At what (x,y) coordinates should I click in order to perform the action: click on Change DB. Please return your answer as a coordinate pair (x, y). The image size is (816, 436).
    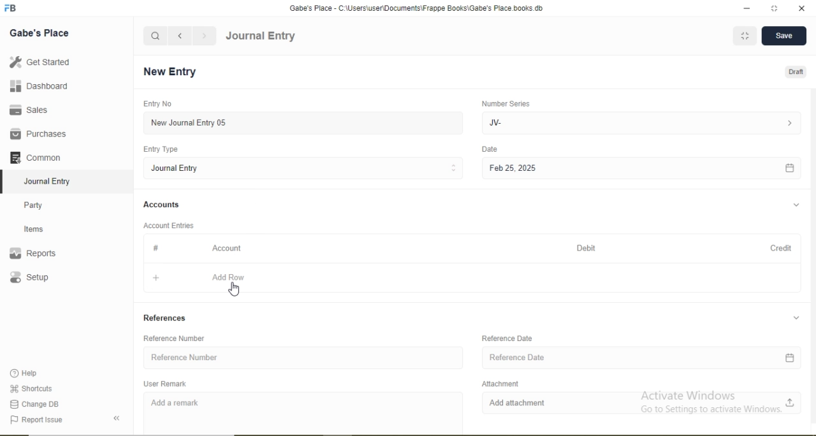
    Looking at the image, I should click on (35, 403).